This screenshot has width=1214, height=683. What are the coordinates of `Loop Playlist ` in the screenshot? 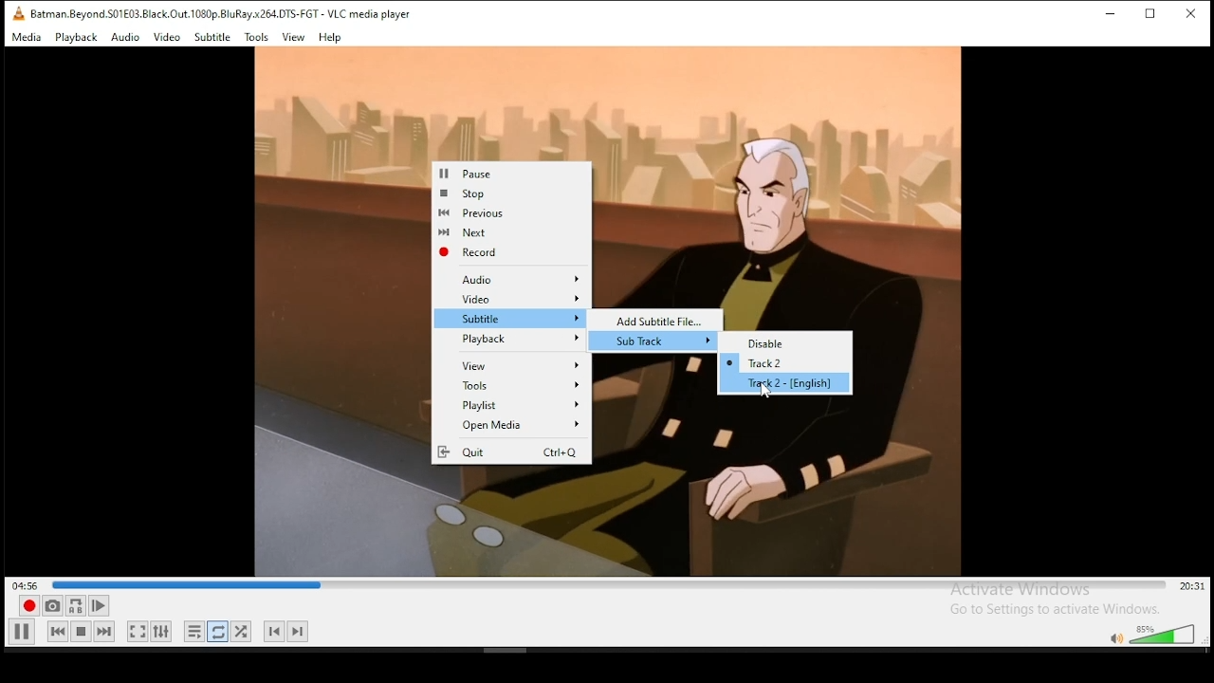 It's located at (195, 634).